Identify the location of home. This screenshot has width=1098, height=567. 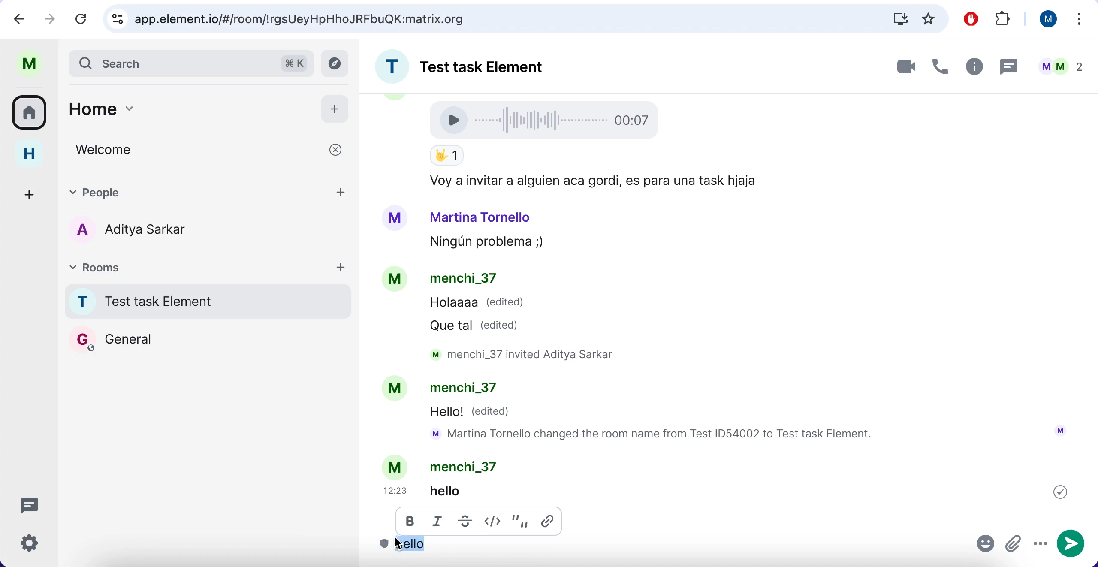
(178, 113).